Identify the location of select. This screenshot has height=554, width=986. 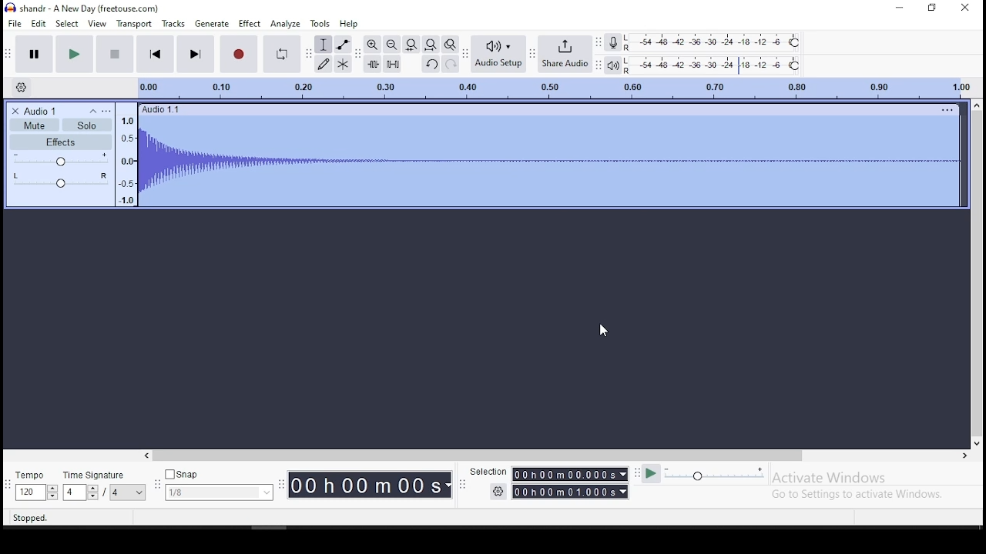
(69, 25).